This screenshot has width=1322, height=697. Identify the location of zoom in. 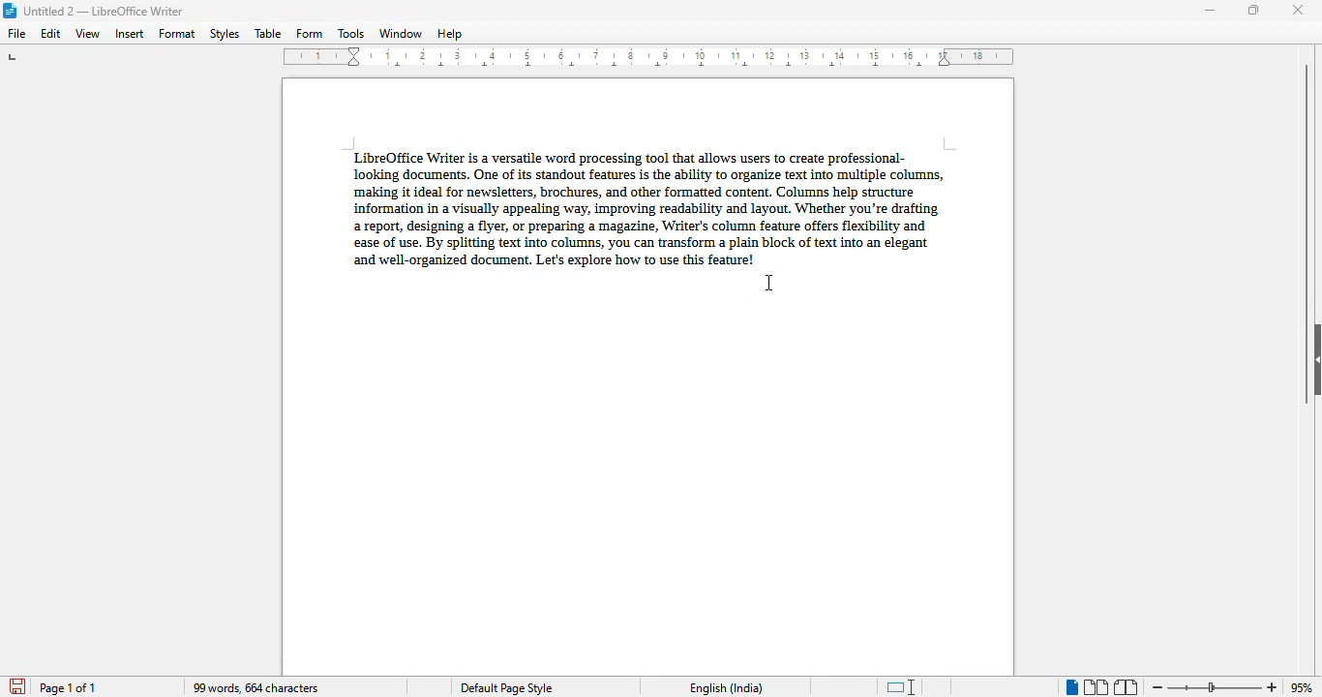
(1273, 686).